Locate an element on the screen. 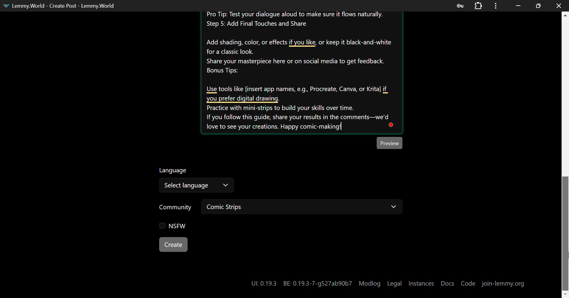  Community: Comic Strips is located at coordinates (278, 206).